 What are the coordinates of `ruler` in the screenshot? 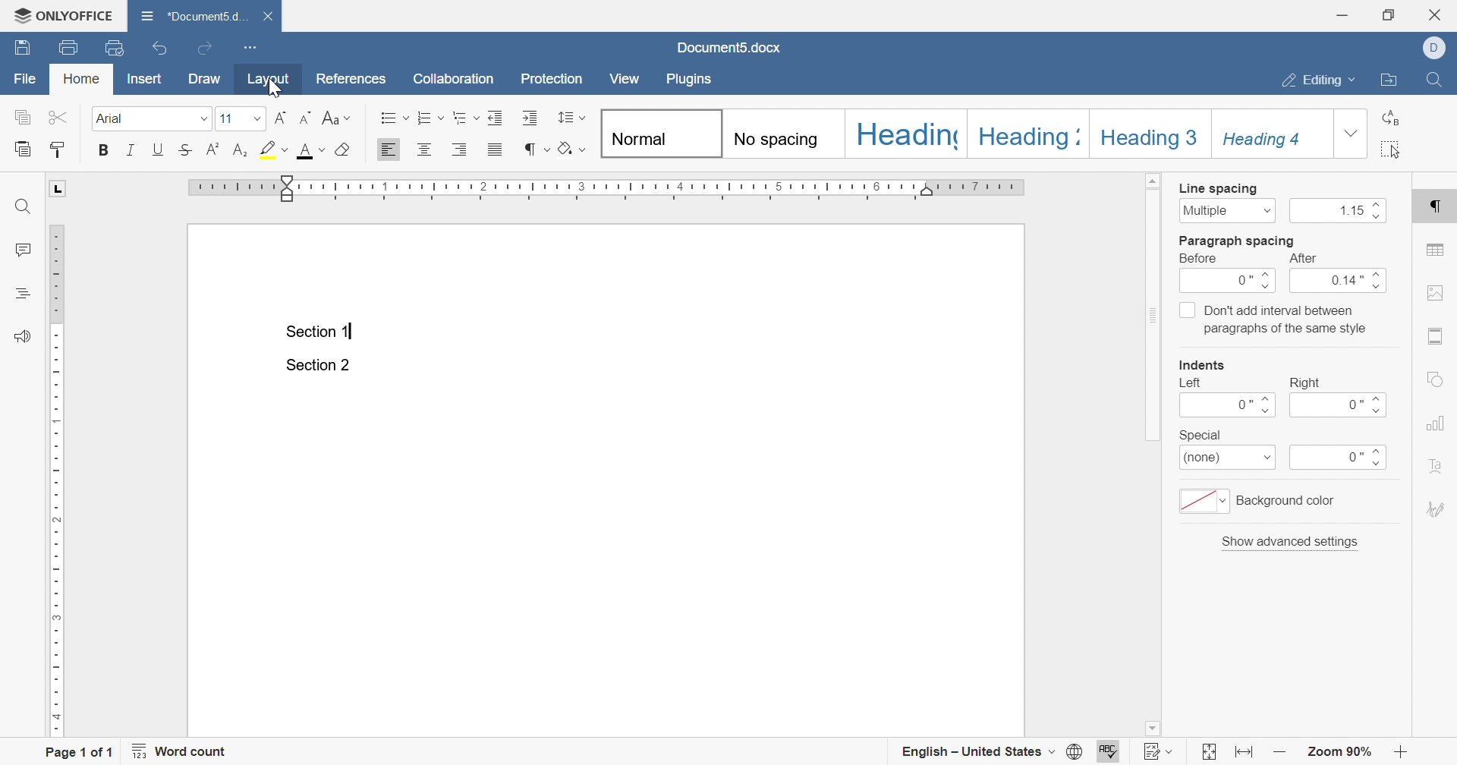 It's located at (608, 189).